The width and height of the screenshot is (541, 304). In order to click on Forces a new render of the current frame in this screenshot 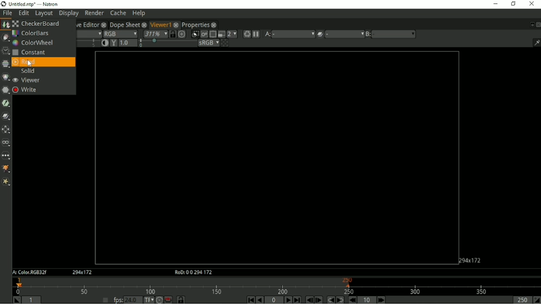, I will do `click(246, 34)`.